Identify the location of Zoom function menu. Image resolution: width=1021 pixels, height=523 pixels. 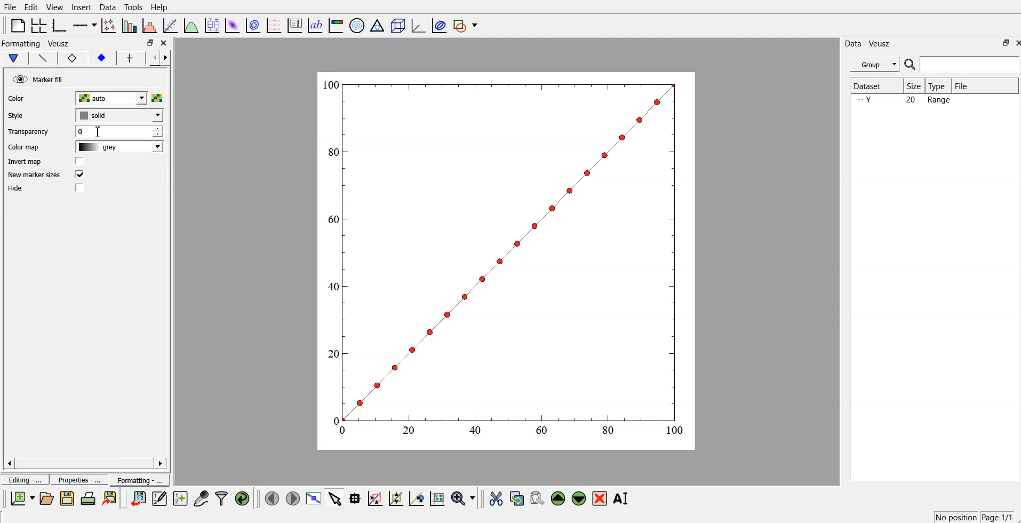
(464, 497).